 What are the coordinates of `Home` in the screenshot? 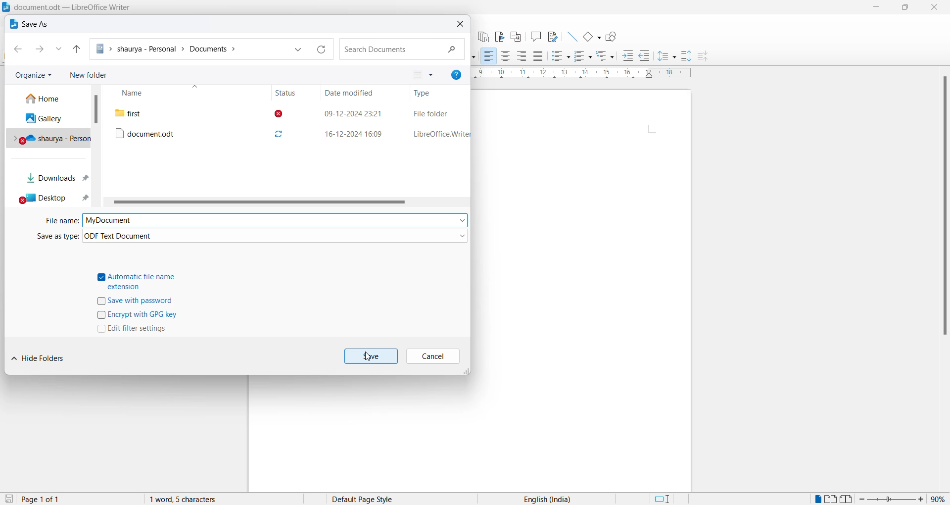 It's located at (46, 99).